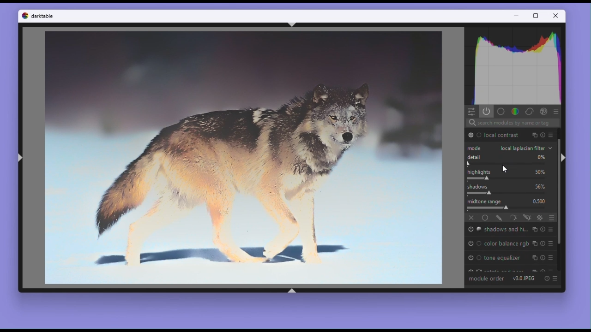 Image resolution: width=591 pixels, height=332 pixels. I want to click on Uniformly, so click(486, 218).